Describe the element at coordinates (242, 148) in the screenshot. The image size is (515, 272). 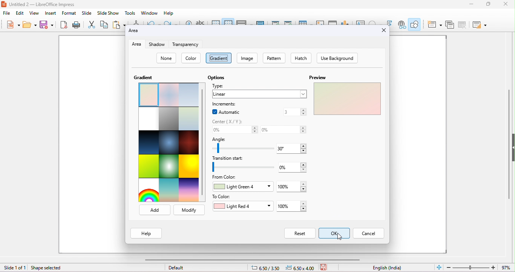
I see `adjust angle` at that location.